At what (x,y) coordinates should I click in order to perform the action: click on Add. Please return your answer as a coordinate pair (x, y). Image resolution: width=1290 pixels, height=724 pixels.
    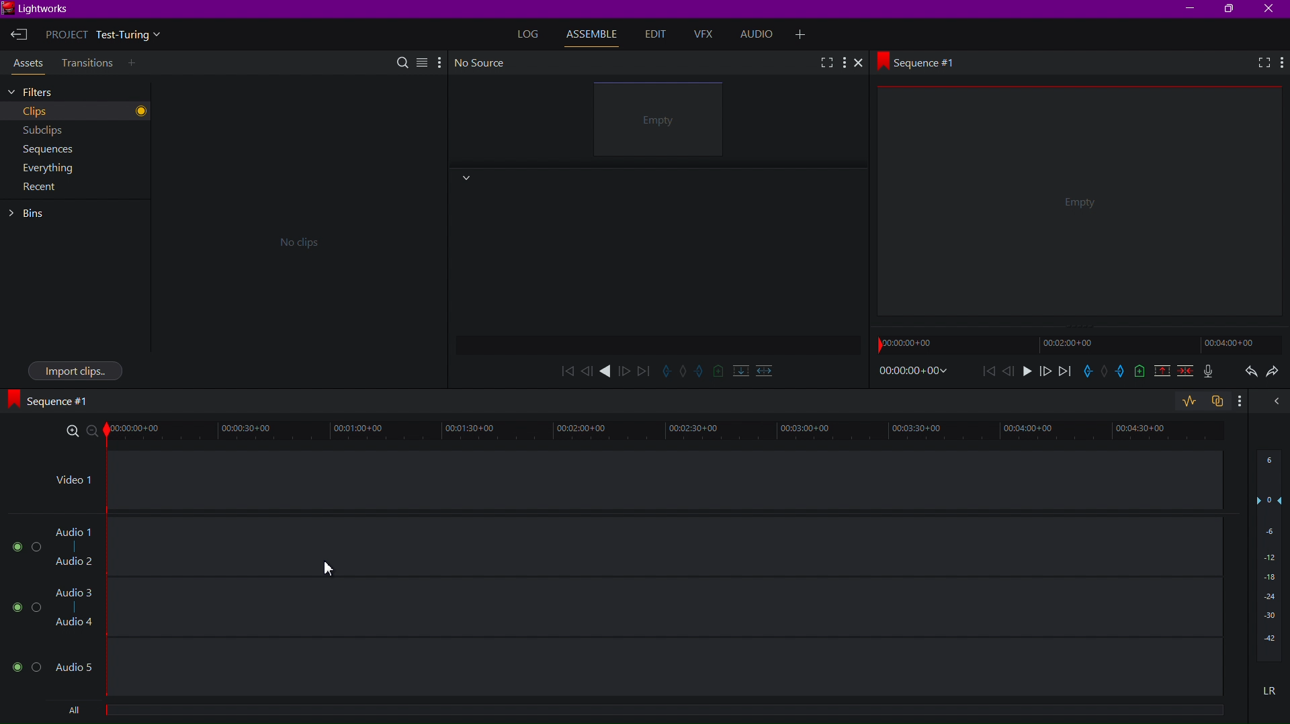
    Looking at the image, I should click on (136, 64).